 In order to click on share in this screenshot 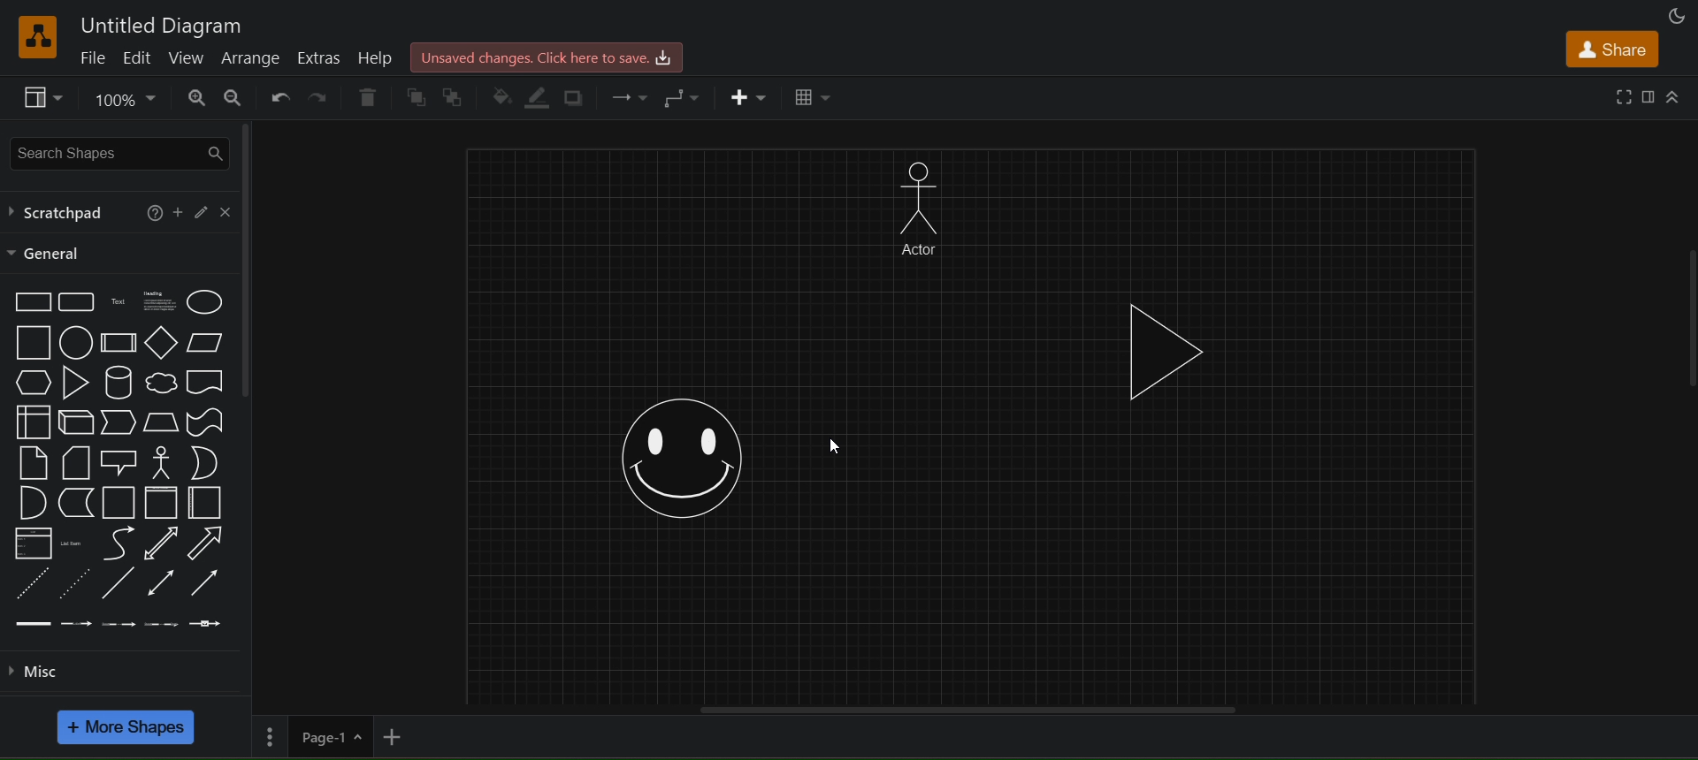, I will do `click(1615, 49)`.